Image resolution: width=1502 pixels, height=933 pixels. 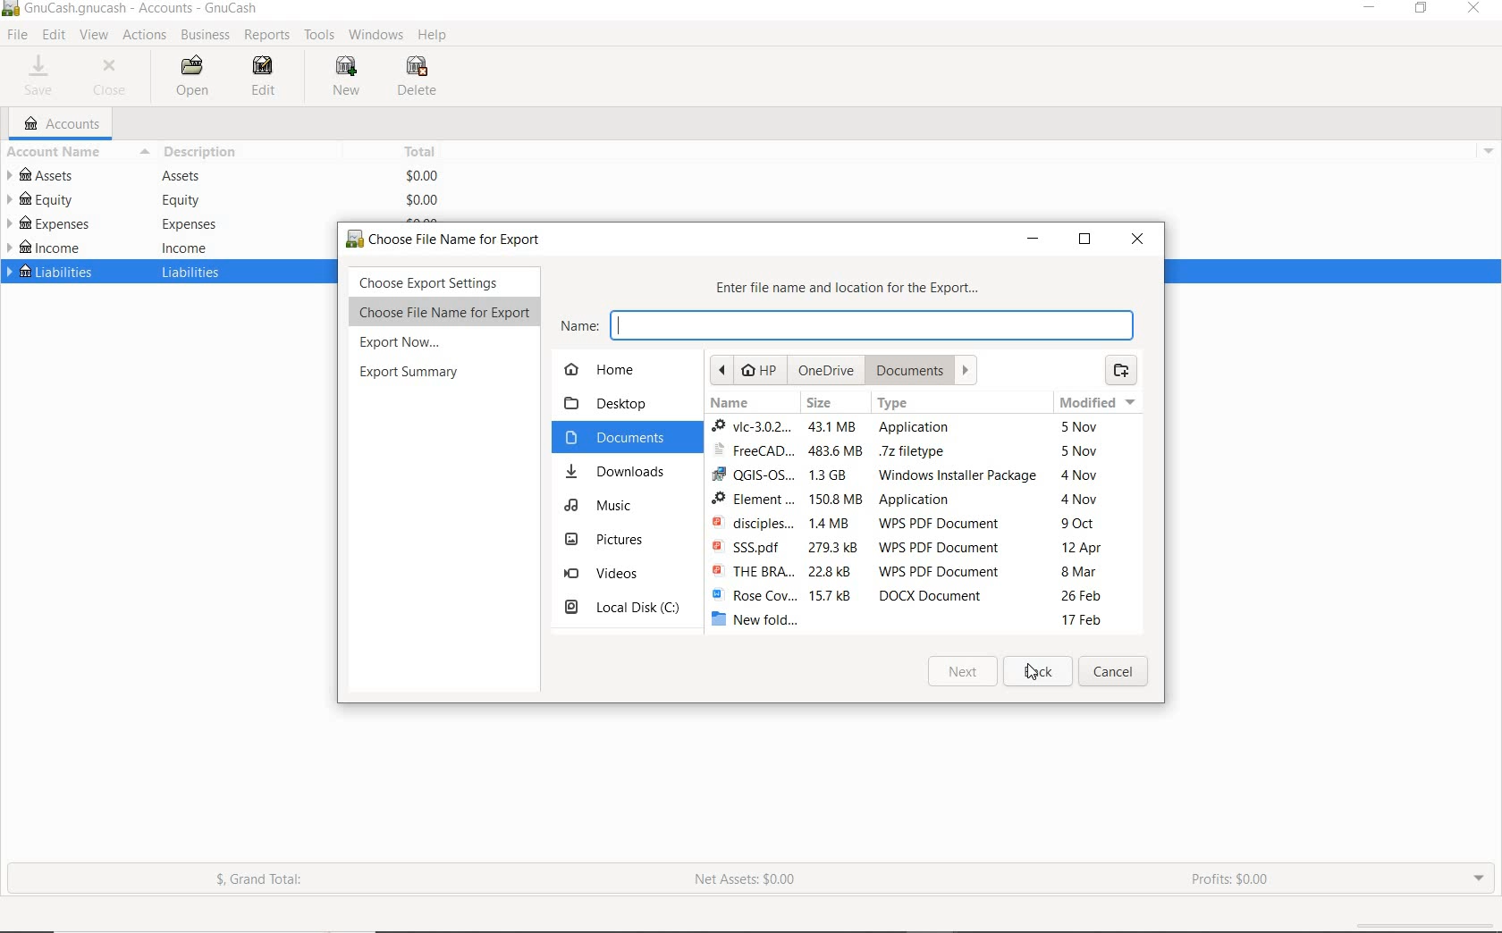 What do you see at coordinates (613, 539) in the screenshot?
I see `pictures` at bounding box center [613, 539].